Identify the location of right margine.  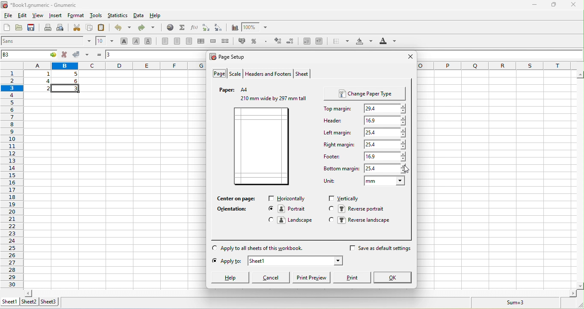
(337, 143).